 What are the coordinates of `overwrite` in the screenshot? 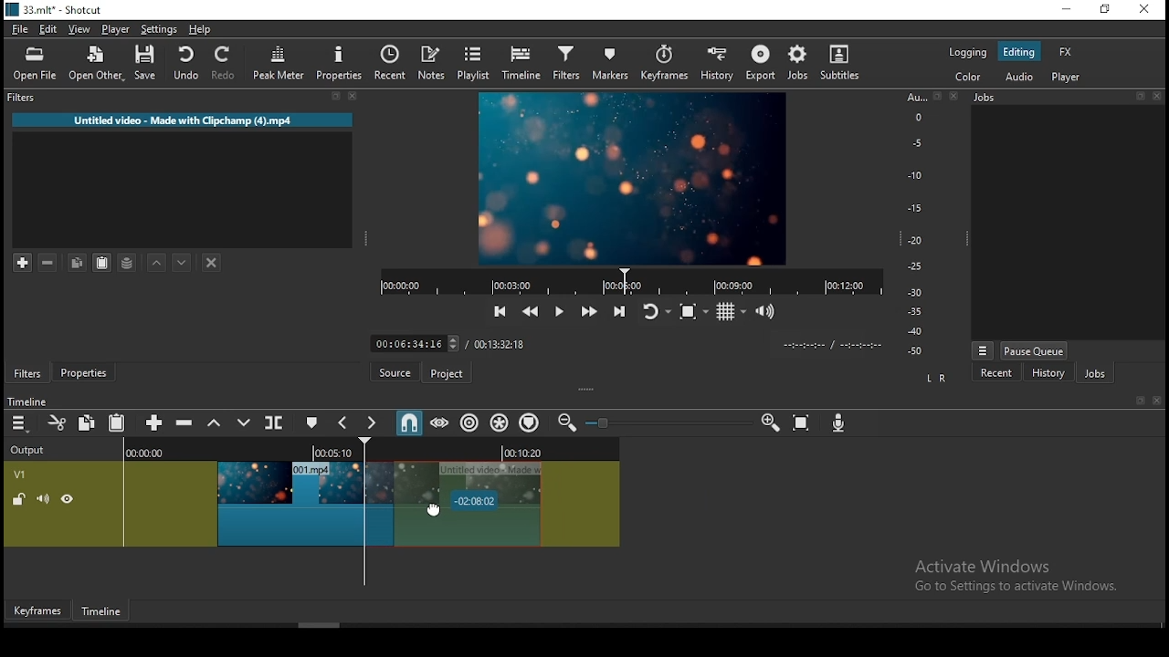 It's located at (244, 423).